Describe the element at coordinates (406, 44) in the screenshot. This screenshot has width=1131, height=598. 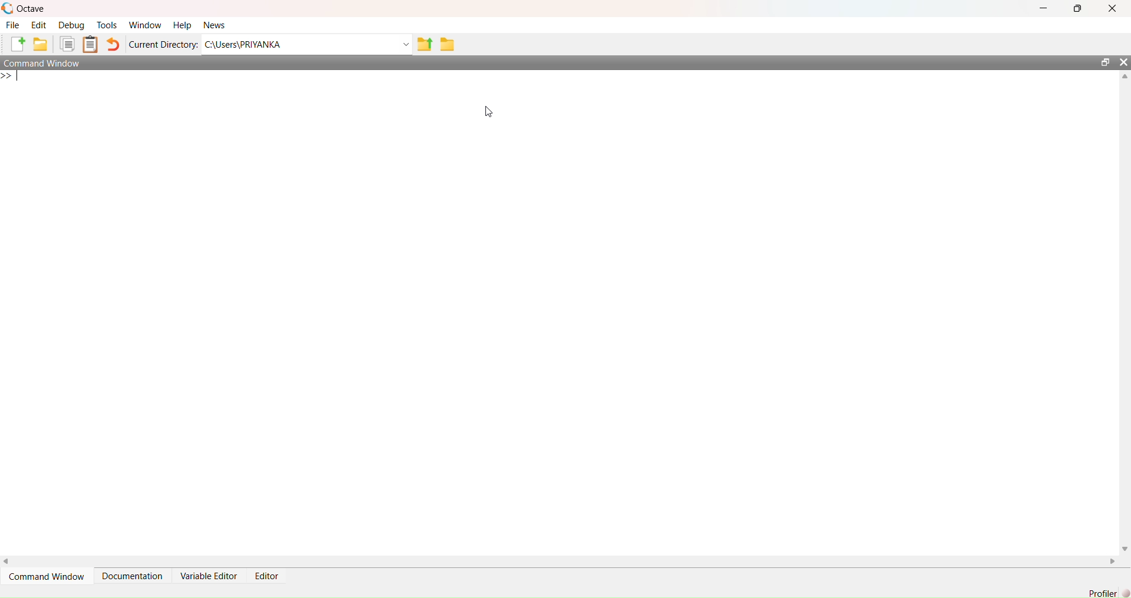
I see `Enter directory name` at that location.